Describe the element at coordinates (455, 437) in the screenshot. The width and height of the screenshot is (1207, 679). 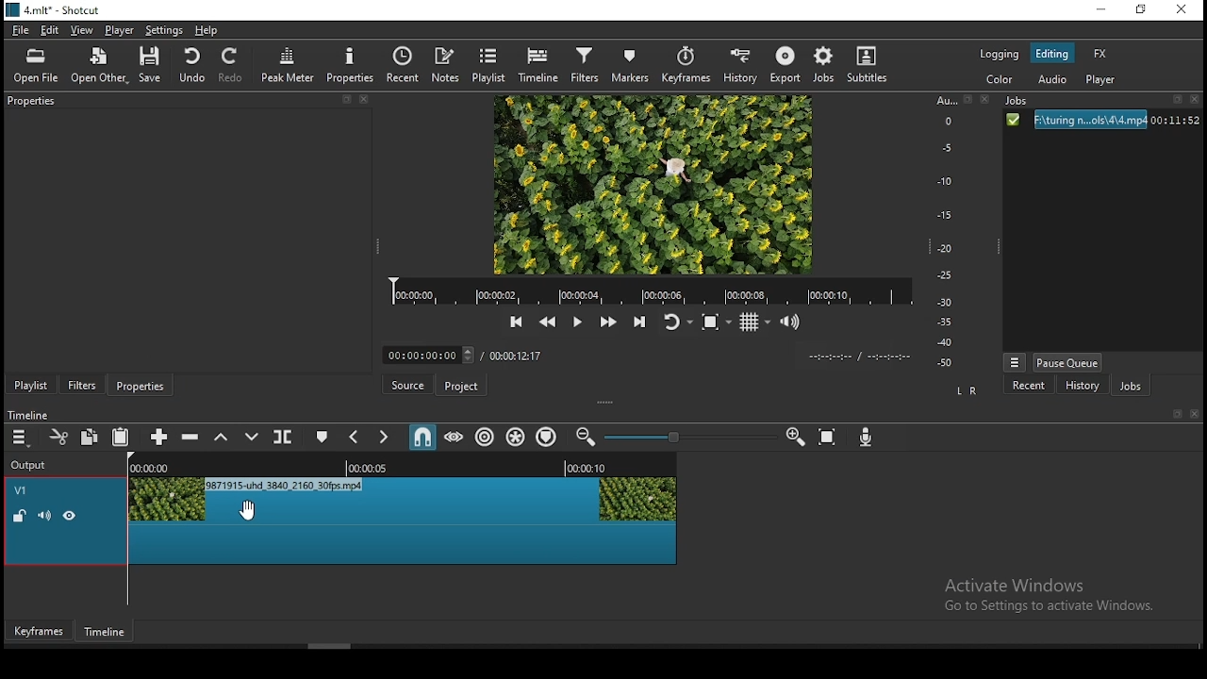
I see `scrub while dragging` at that location.